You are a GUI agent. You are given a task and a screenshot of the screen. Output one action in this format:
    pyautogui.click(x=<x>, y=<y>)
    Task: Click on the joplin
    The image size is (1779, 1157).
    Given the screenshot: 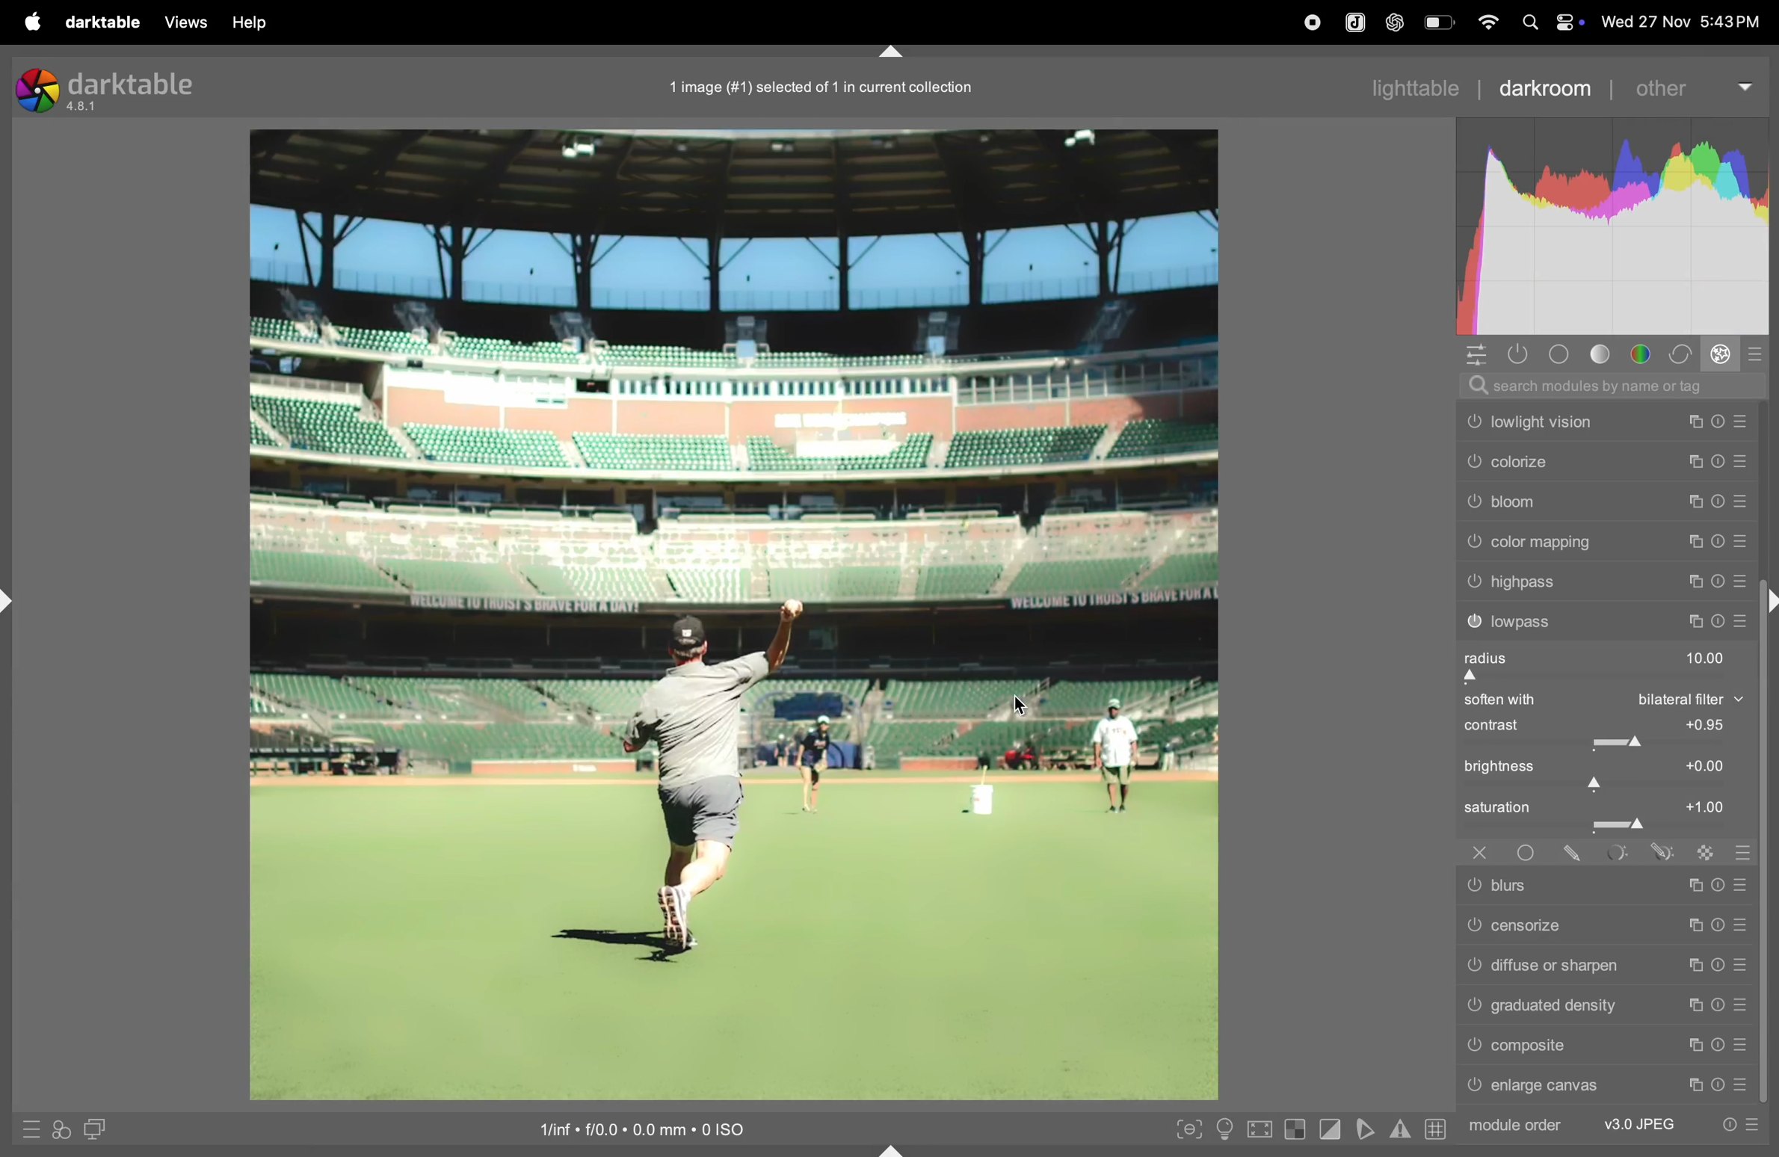 What is the action you would take?
    pyautogui.click(x=1354, y=21)
    